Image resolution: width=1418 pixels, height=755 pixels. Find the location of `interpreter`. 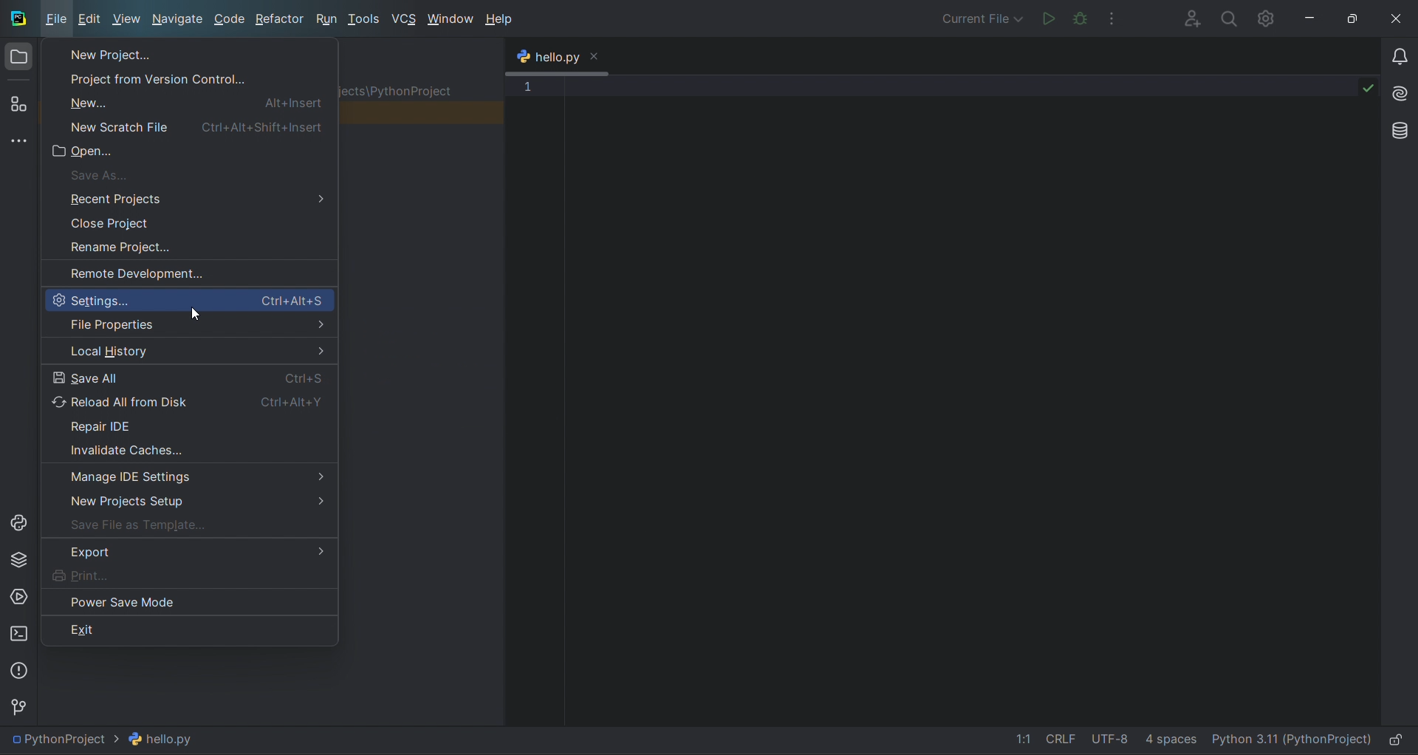

interpreter is located at coordinates (1289, 742).